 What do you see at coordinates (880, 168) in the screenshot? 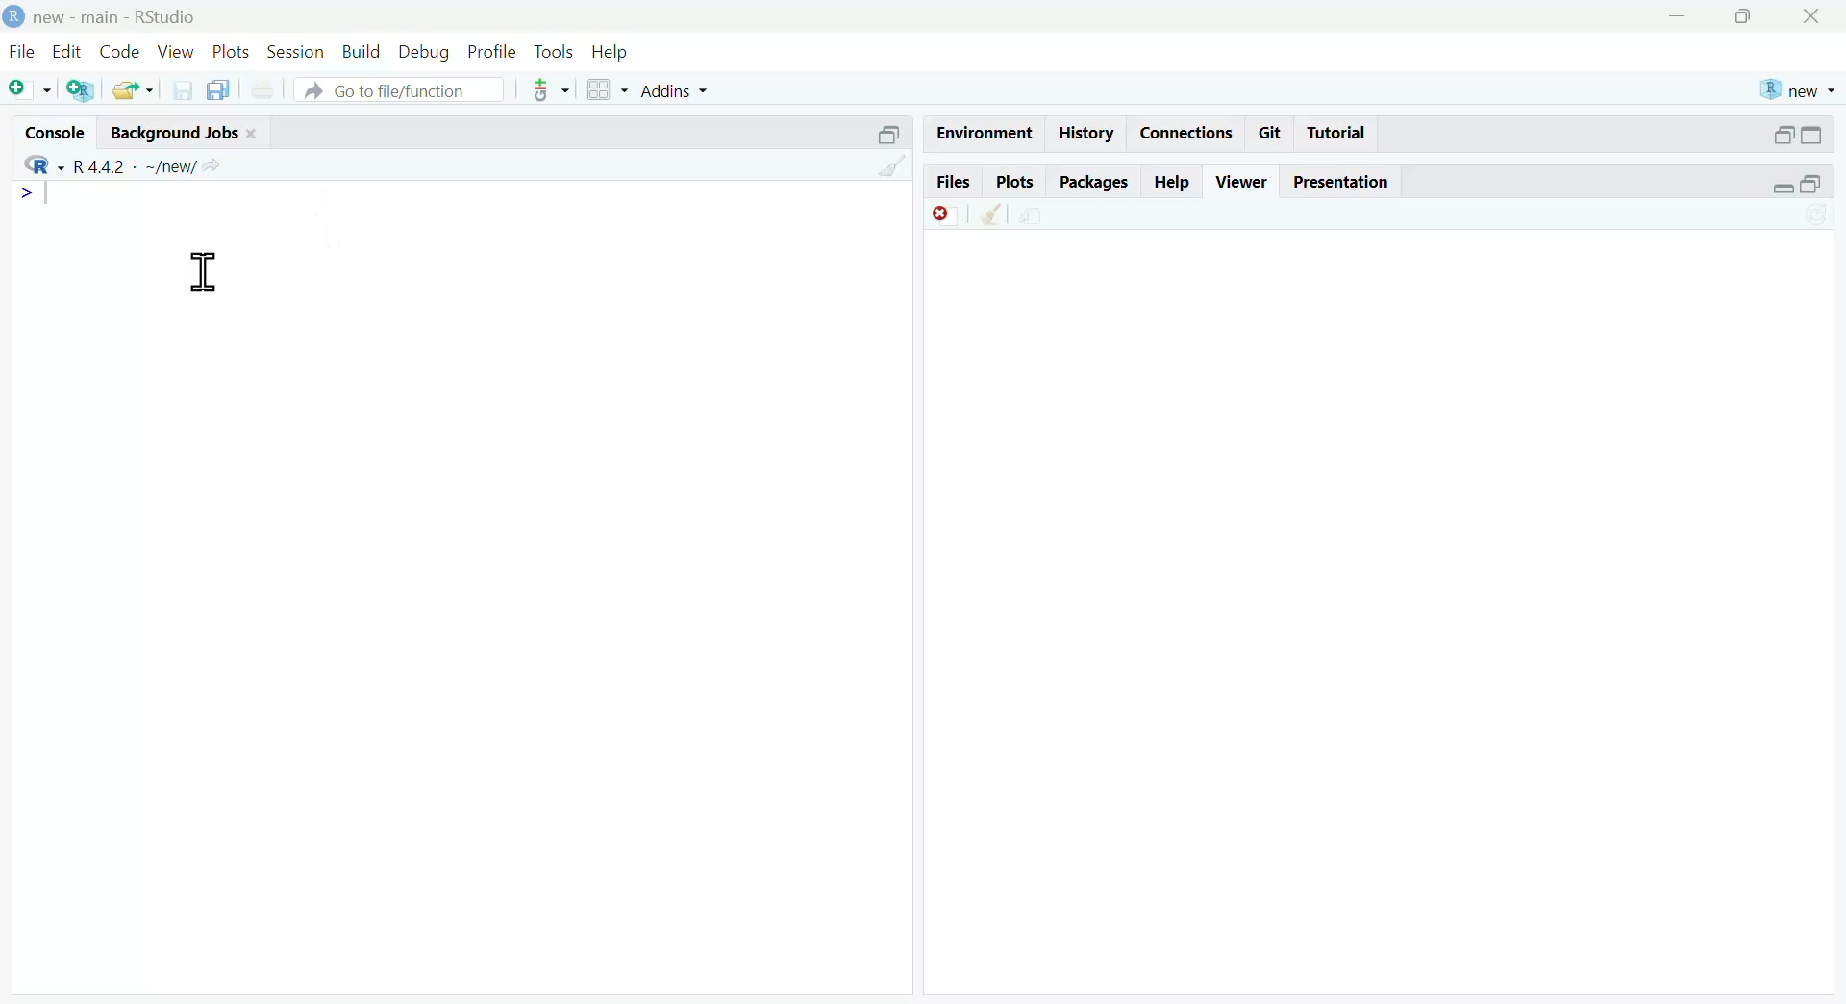
I see `Clear console` at bounding box center [880, 168].